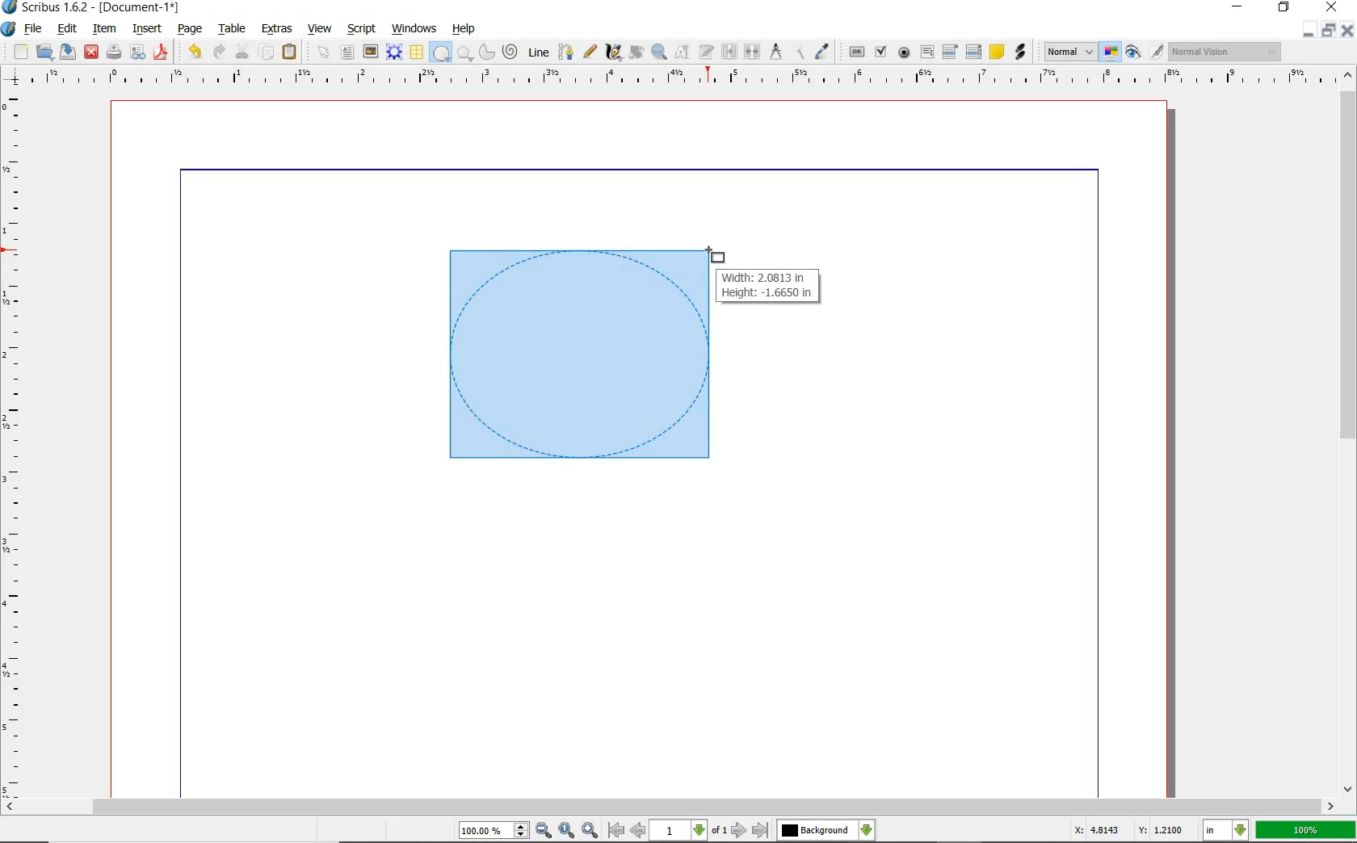 This screenshot has height=843, width=1357. What do you see at coordinates (1349, 430) in the screenshot?
I see `SCROLLBAR` at bounding box center [1349, 430].